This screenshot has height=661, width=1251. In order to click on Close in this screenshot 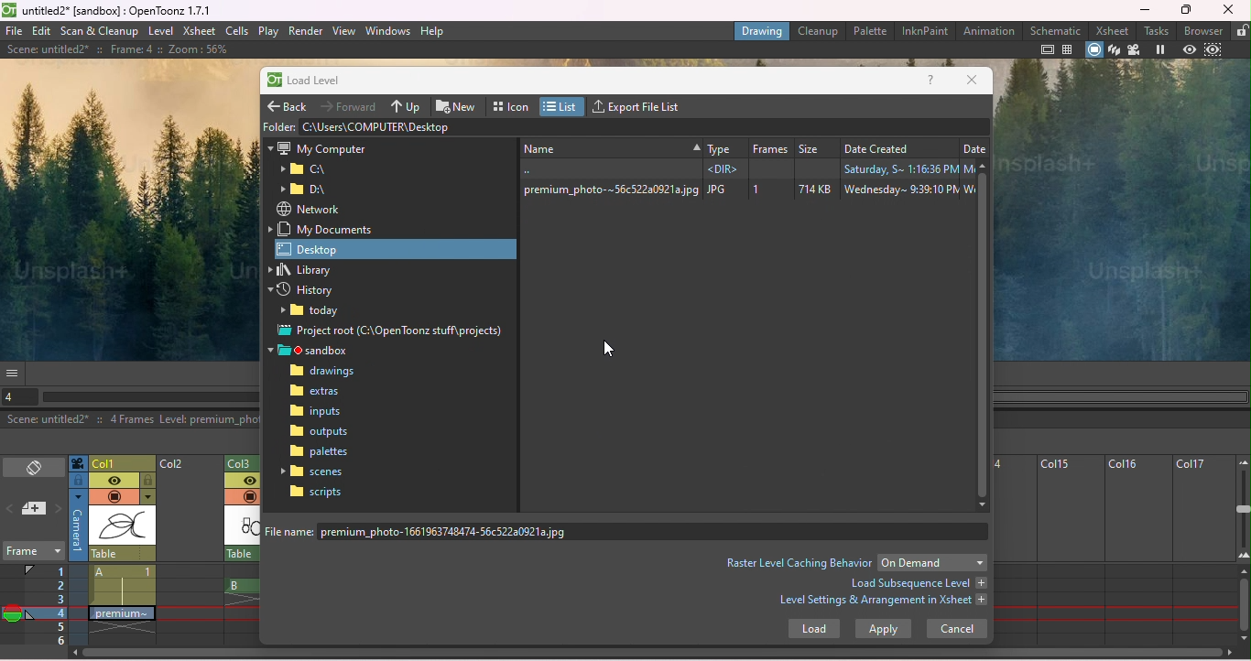, I will do `click(972, 81)`.